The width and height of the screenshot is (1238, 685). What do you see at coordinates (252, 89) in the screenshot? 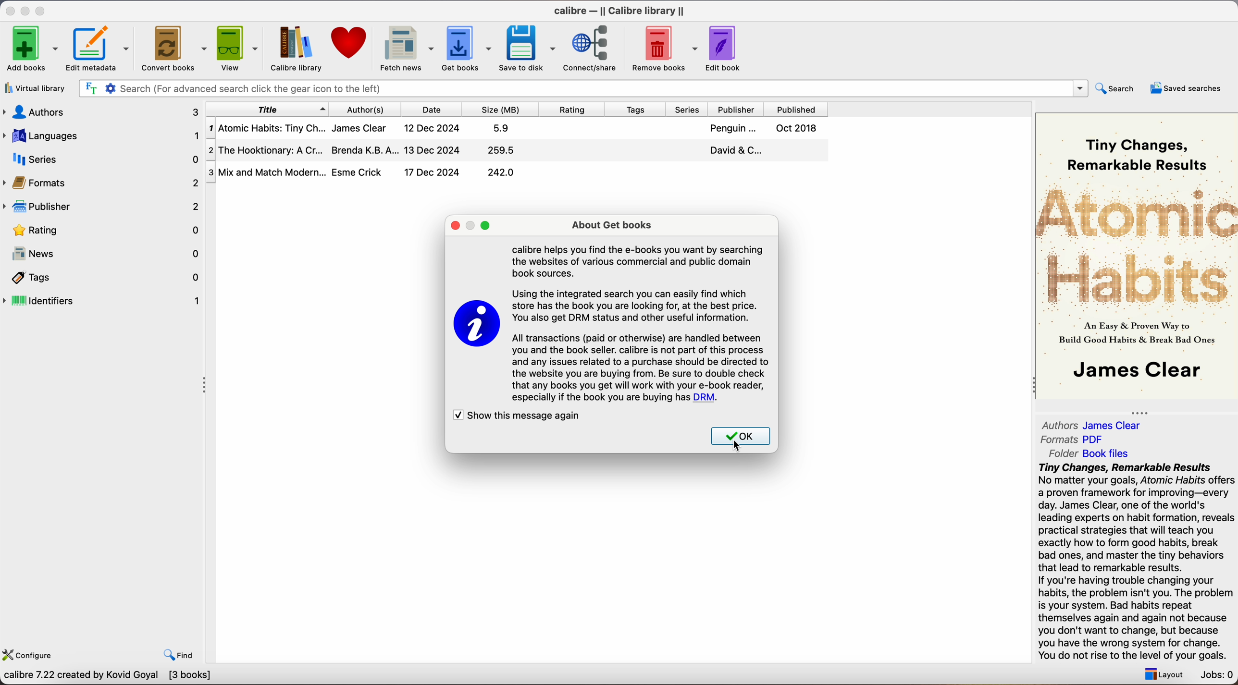
I see `search bar` at bounding box center [252, 89].